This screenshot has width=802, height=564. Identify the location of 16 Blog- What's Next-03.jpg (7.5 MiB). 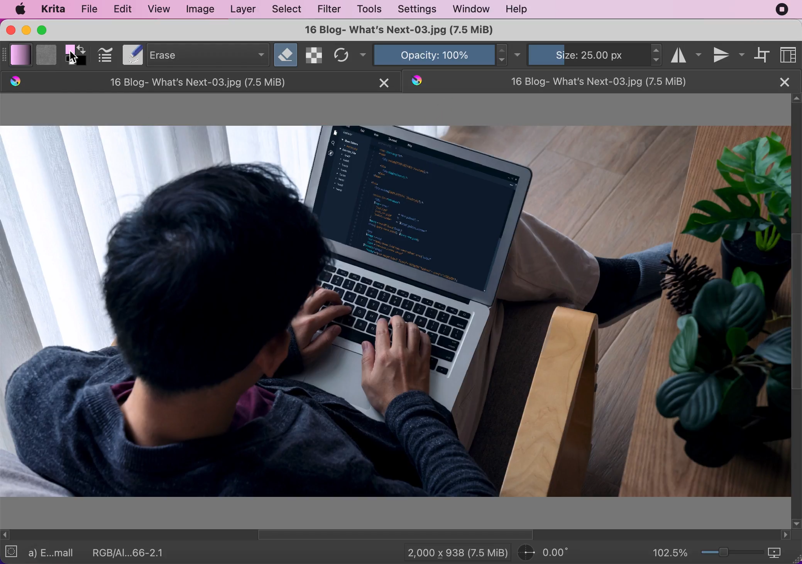
(587, 81).